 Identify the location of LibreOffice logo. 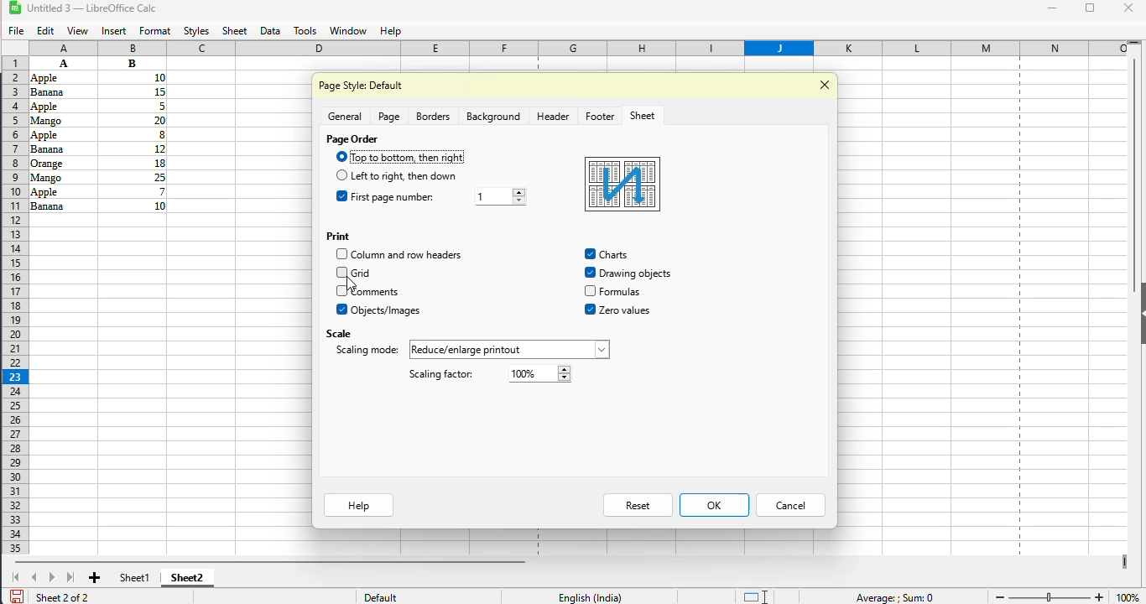
(24, 8).